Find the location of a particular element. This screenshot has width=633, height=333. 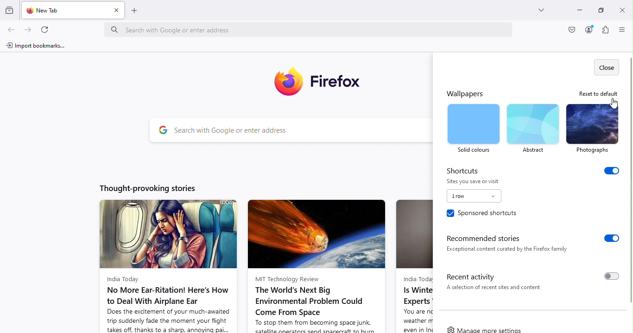

Close tab is located at coordinates (117, 13).